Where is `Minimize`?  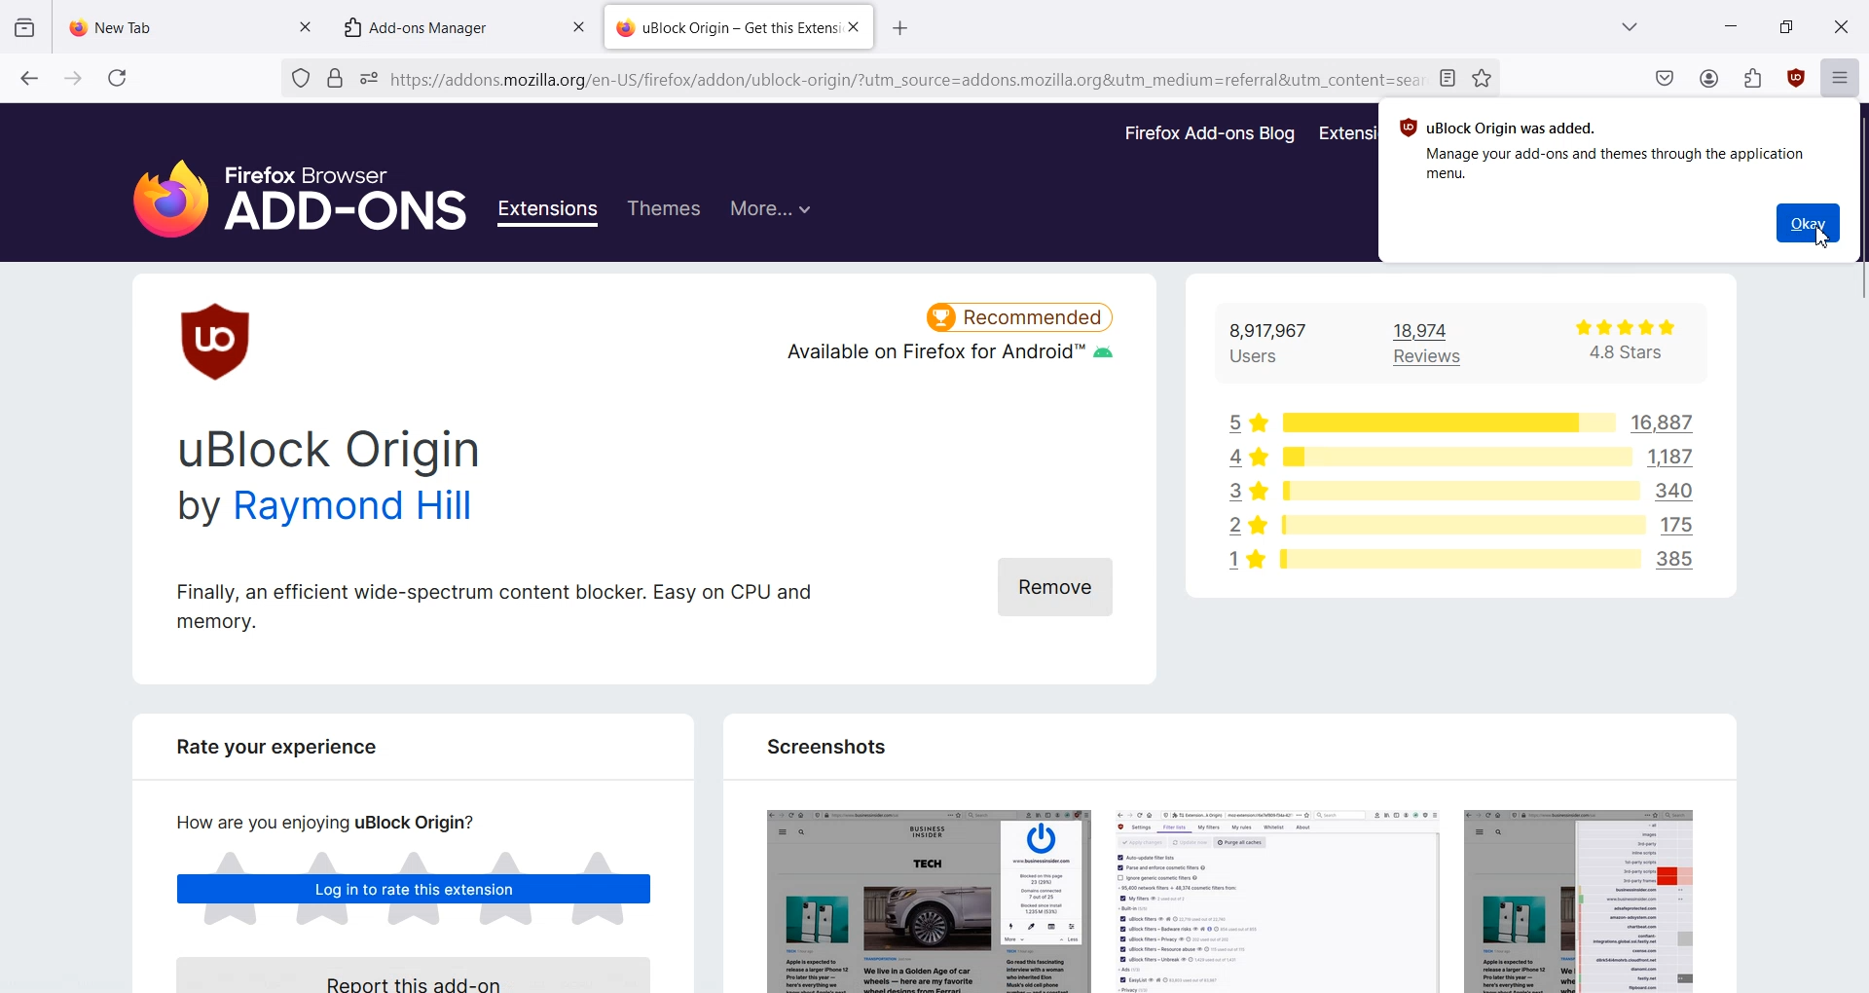
Minimize is located at coordinates (1731, 26).